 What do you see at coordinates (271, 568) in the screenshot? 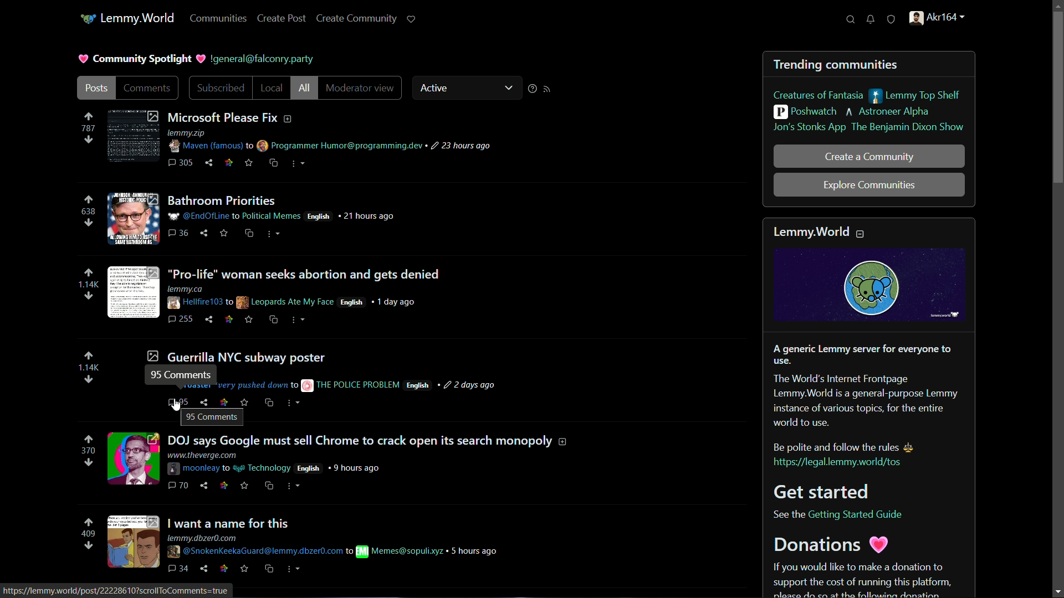
I see `cross post` at bounding box center [271, 568].